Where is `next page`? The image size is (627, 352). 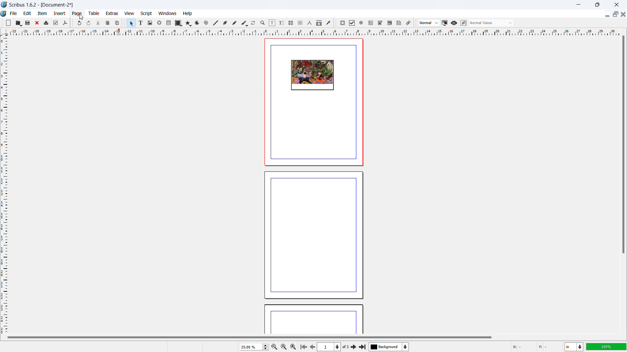
next page is located at coordinates (312, 346).